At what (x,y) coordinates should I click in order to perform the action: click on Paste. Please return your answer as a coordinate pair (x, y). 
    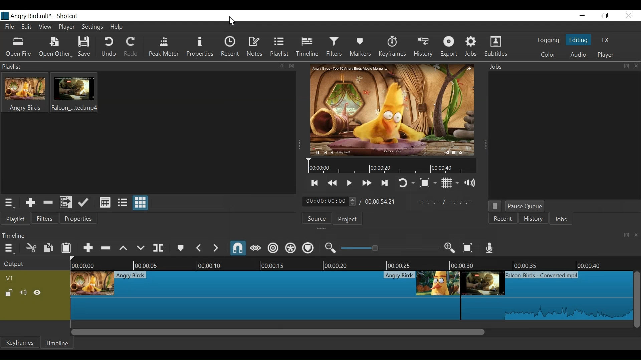
    Looking at the image, I should click on (66, 249).